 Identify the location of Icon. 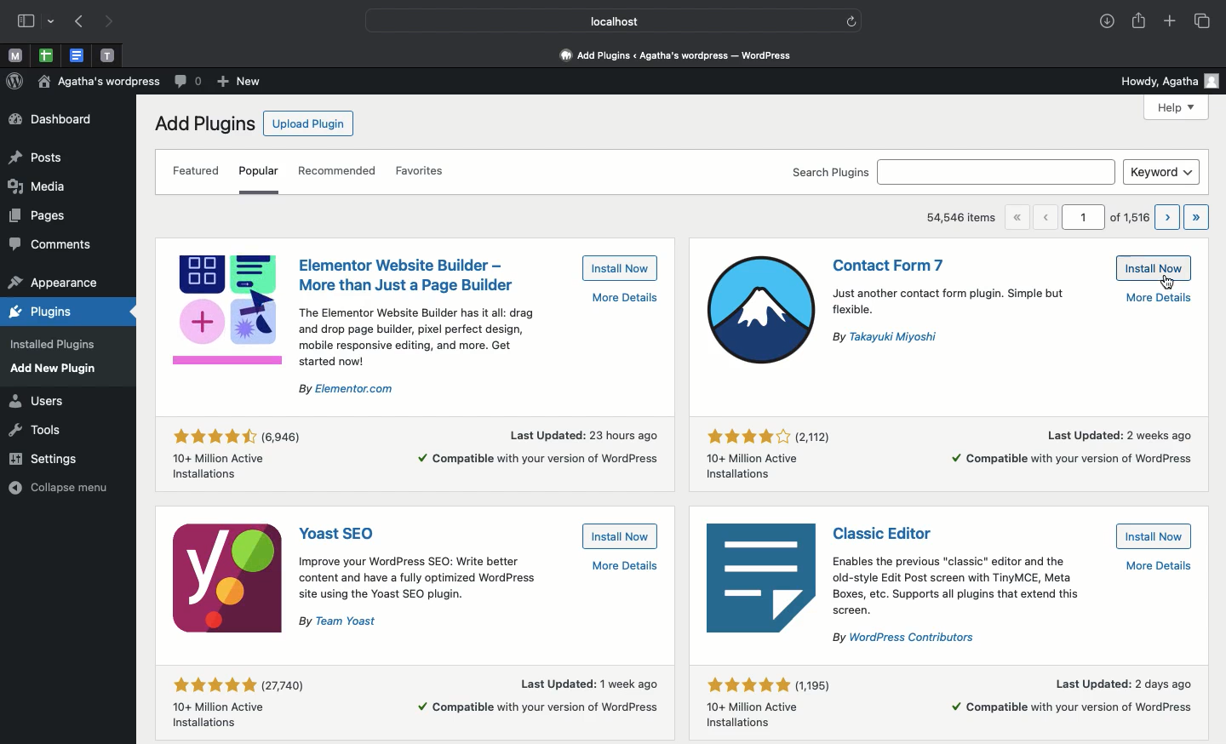
(232, 309).